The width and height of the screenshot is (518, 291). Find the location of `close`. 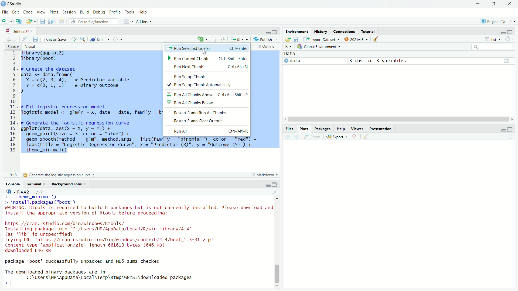

close is located at coordinates (84, 184).